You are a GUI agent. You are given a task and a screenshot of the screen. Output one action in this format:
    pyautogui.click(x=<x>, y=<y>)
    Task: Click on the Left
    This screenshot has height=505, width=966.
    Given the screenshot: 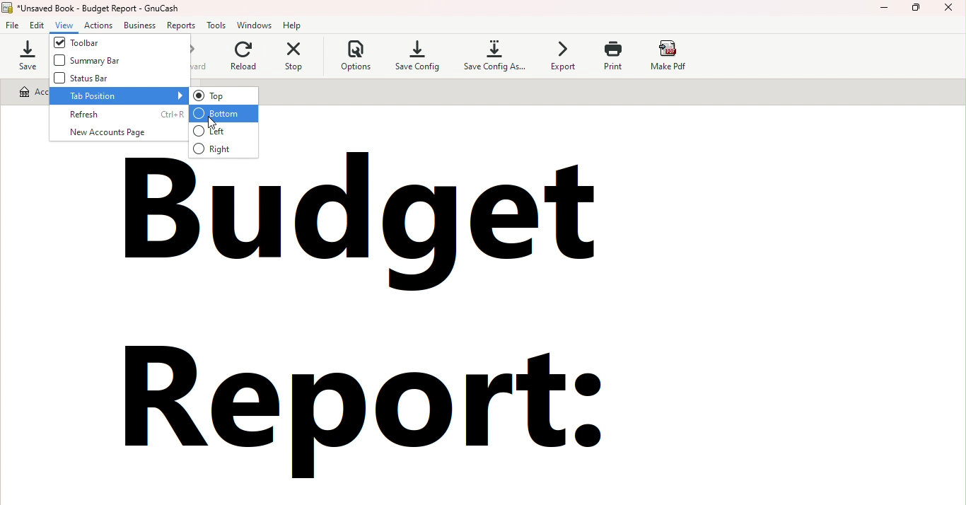 What is the action you would take?
    pyautogui.click(x=223, y=131)
    